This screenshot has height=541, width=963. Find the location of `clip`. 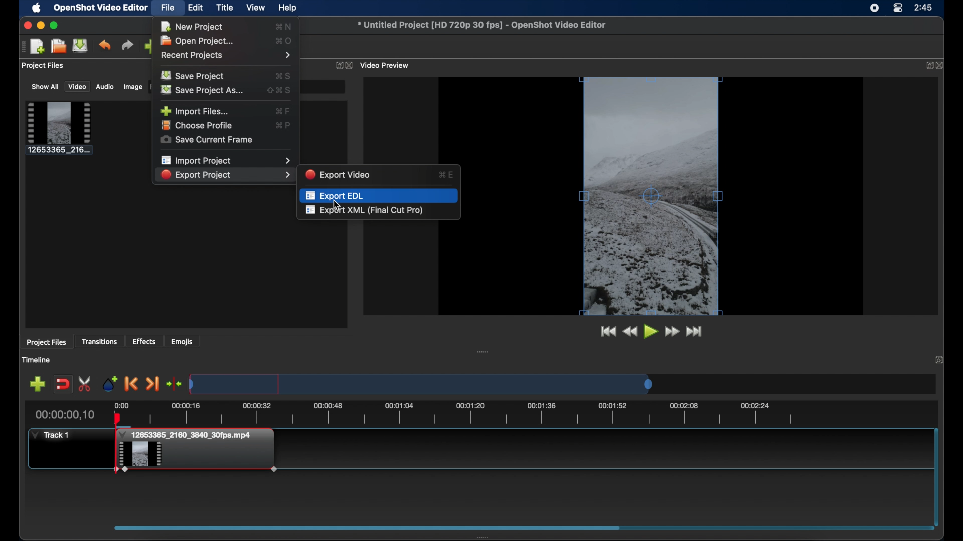

clip is located at coordinates (59, 128).